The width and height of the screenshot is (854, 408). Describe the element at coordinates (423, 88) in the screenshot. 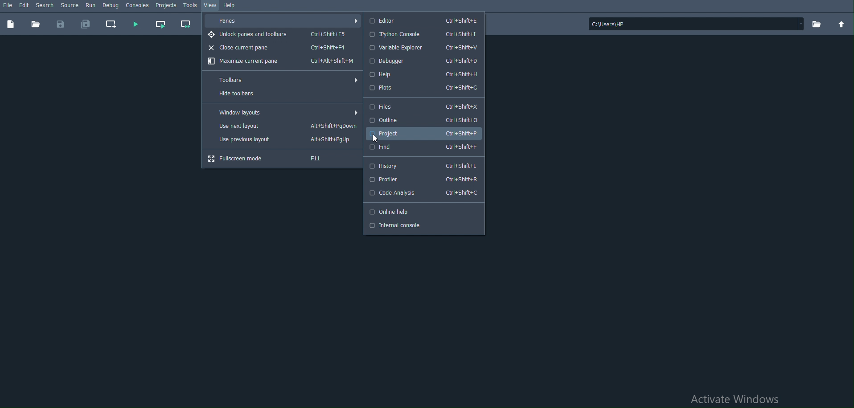

I see `Plots` at that location.